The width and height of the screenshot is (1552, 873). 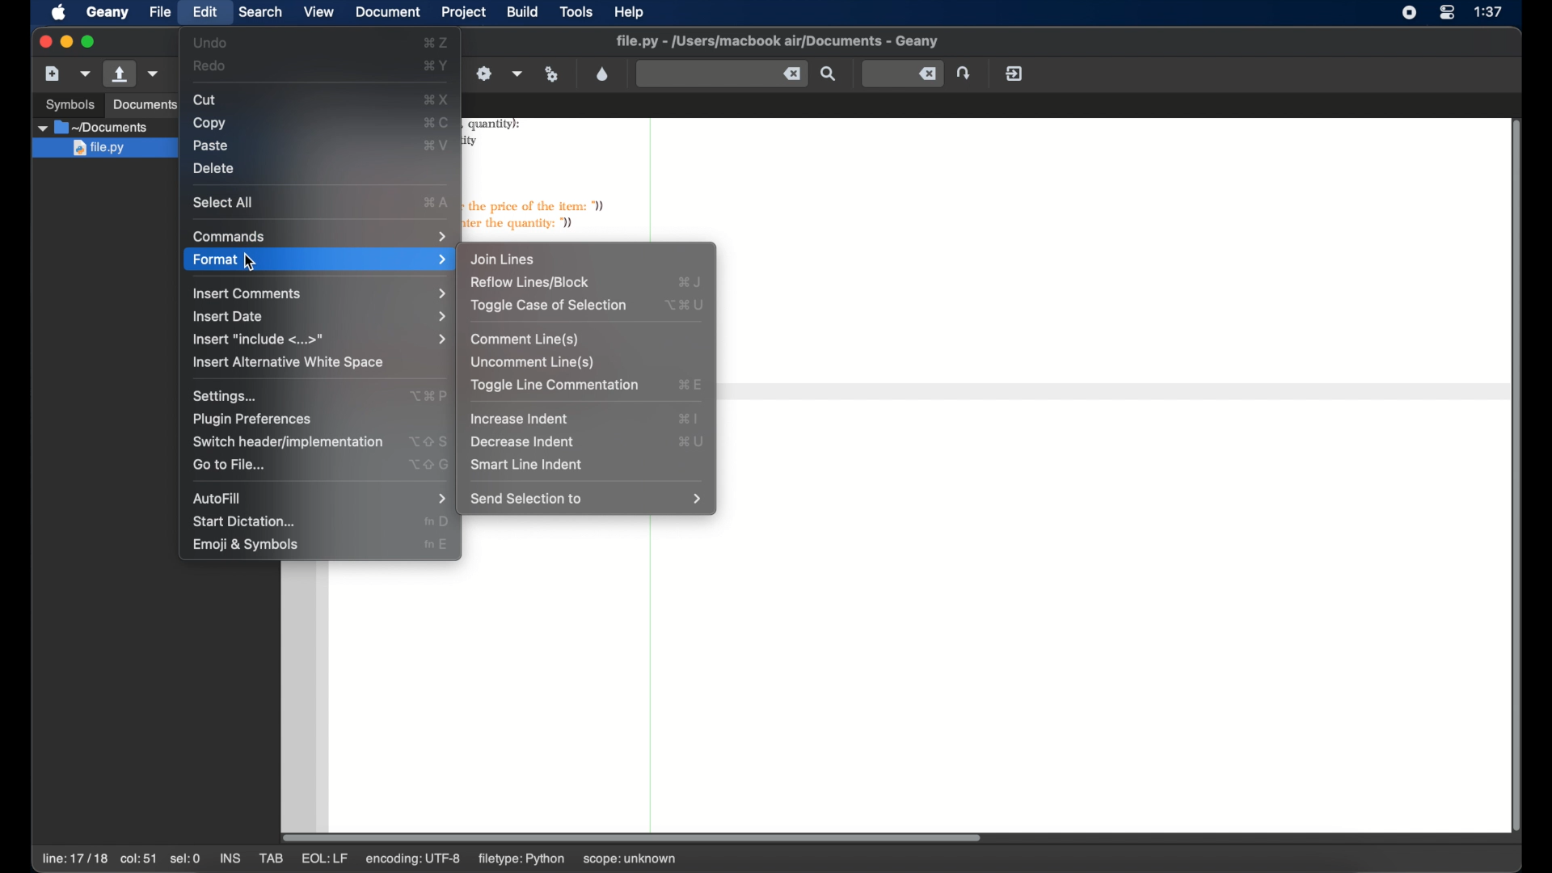 What do you see at coordinates (688, 417) in the screenshot?
I see `increase indent` at bounding box center [688, 417].